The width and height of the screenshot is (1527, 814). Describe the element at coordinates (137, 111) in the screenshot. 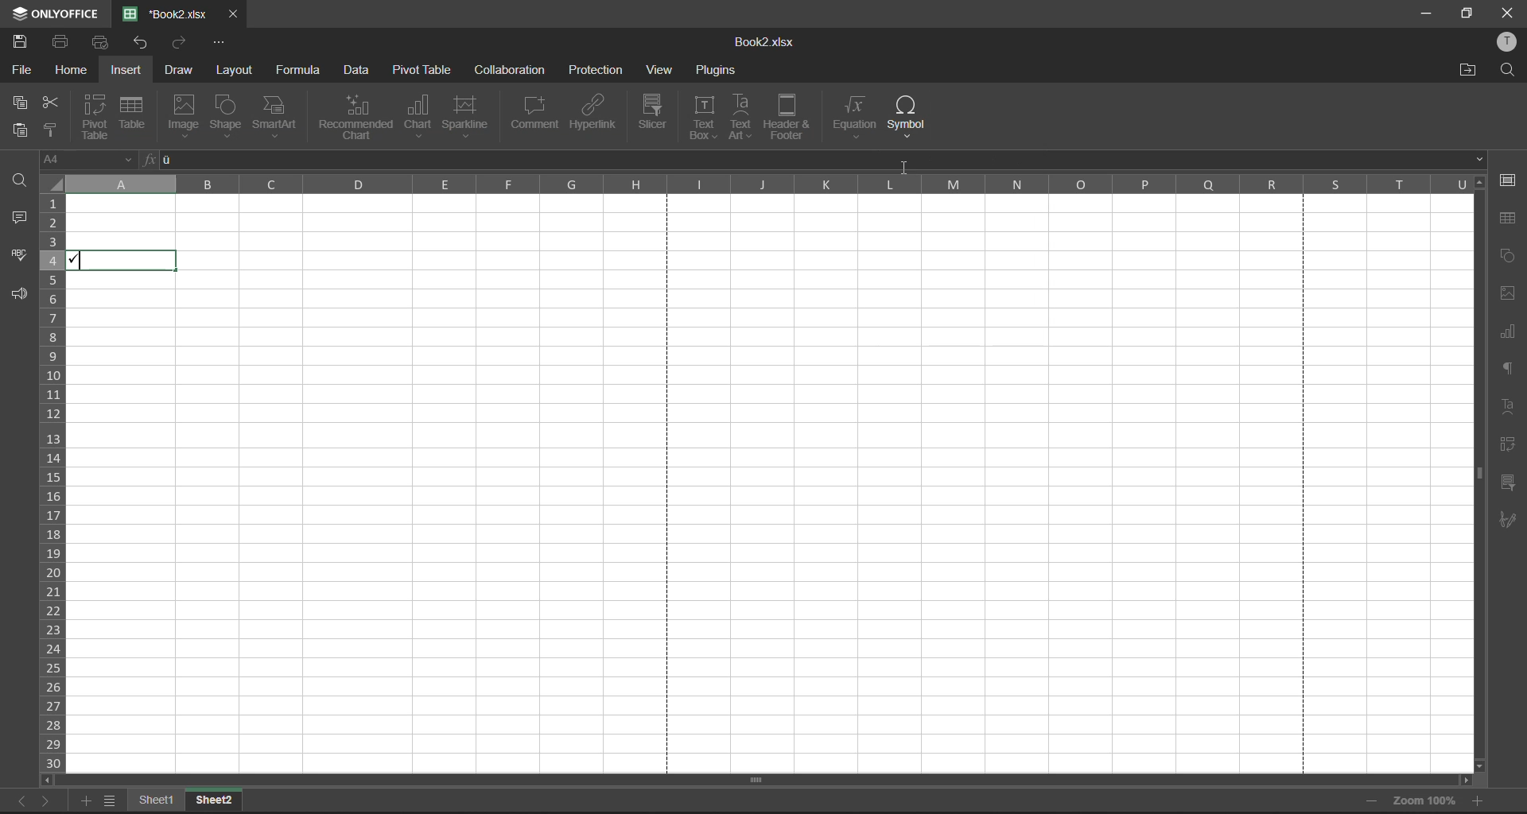

I see `table` at that location.